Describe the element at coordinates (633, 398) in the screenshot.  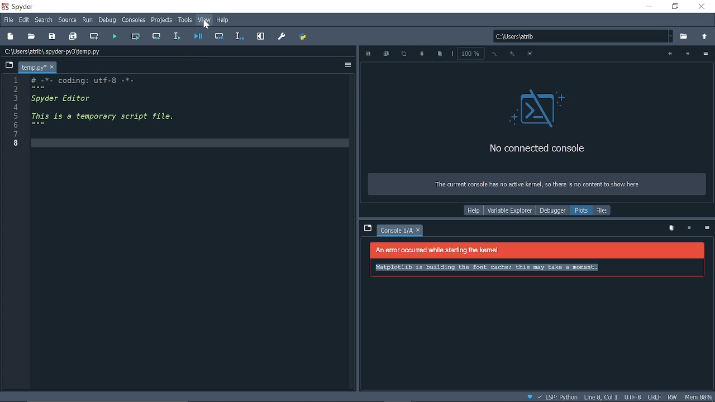
I see `Encoding` at that location.